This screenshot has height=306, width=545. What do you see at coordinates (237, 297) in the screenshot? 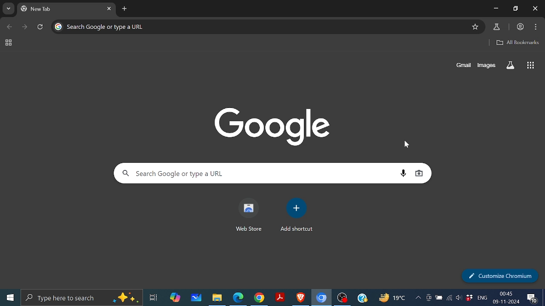
I see `Microsoft edge` at bounding box center [237, 297].